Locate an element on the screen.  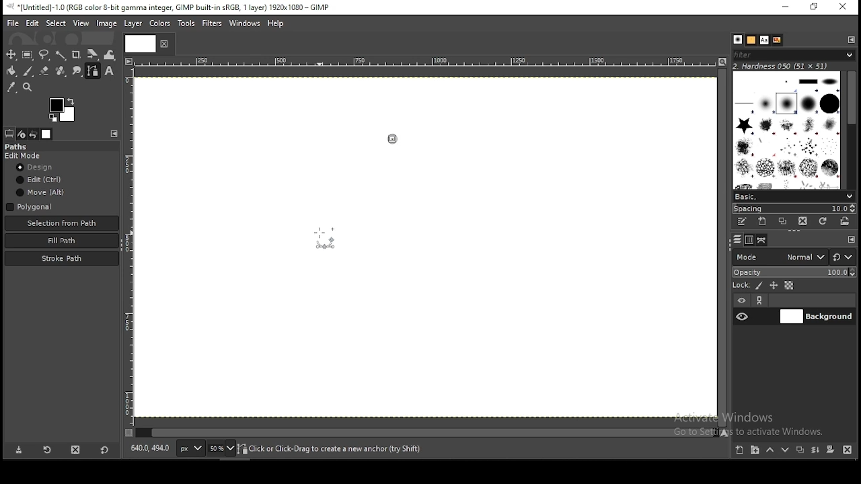
duplicate this brush is located at coordinates (783, 221).